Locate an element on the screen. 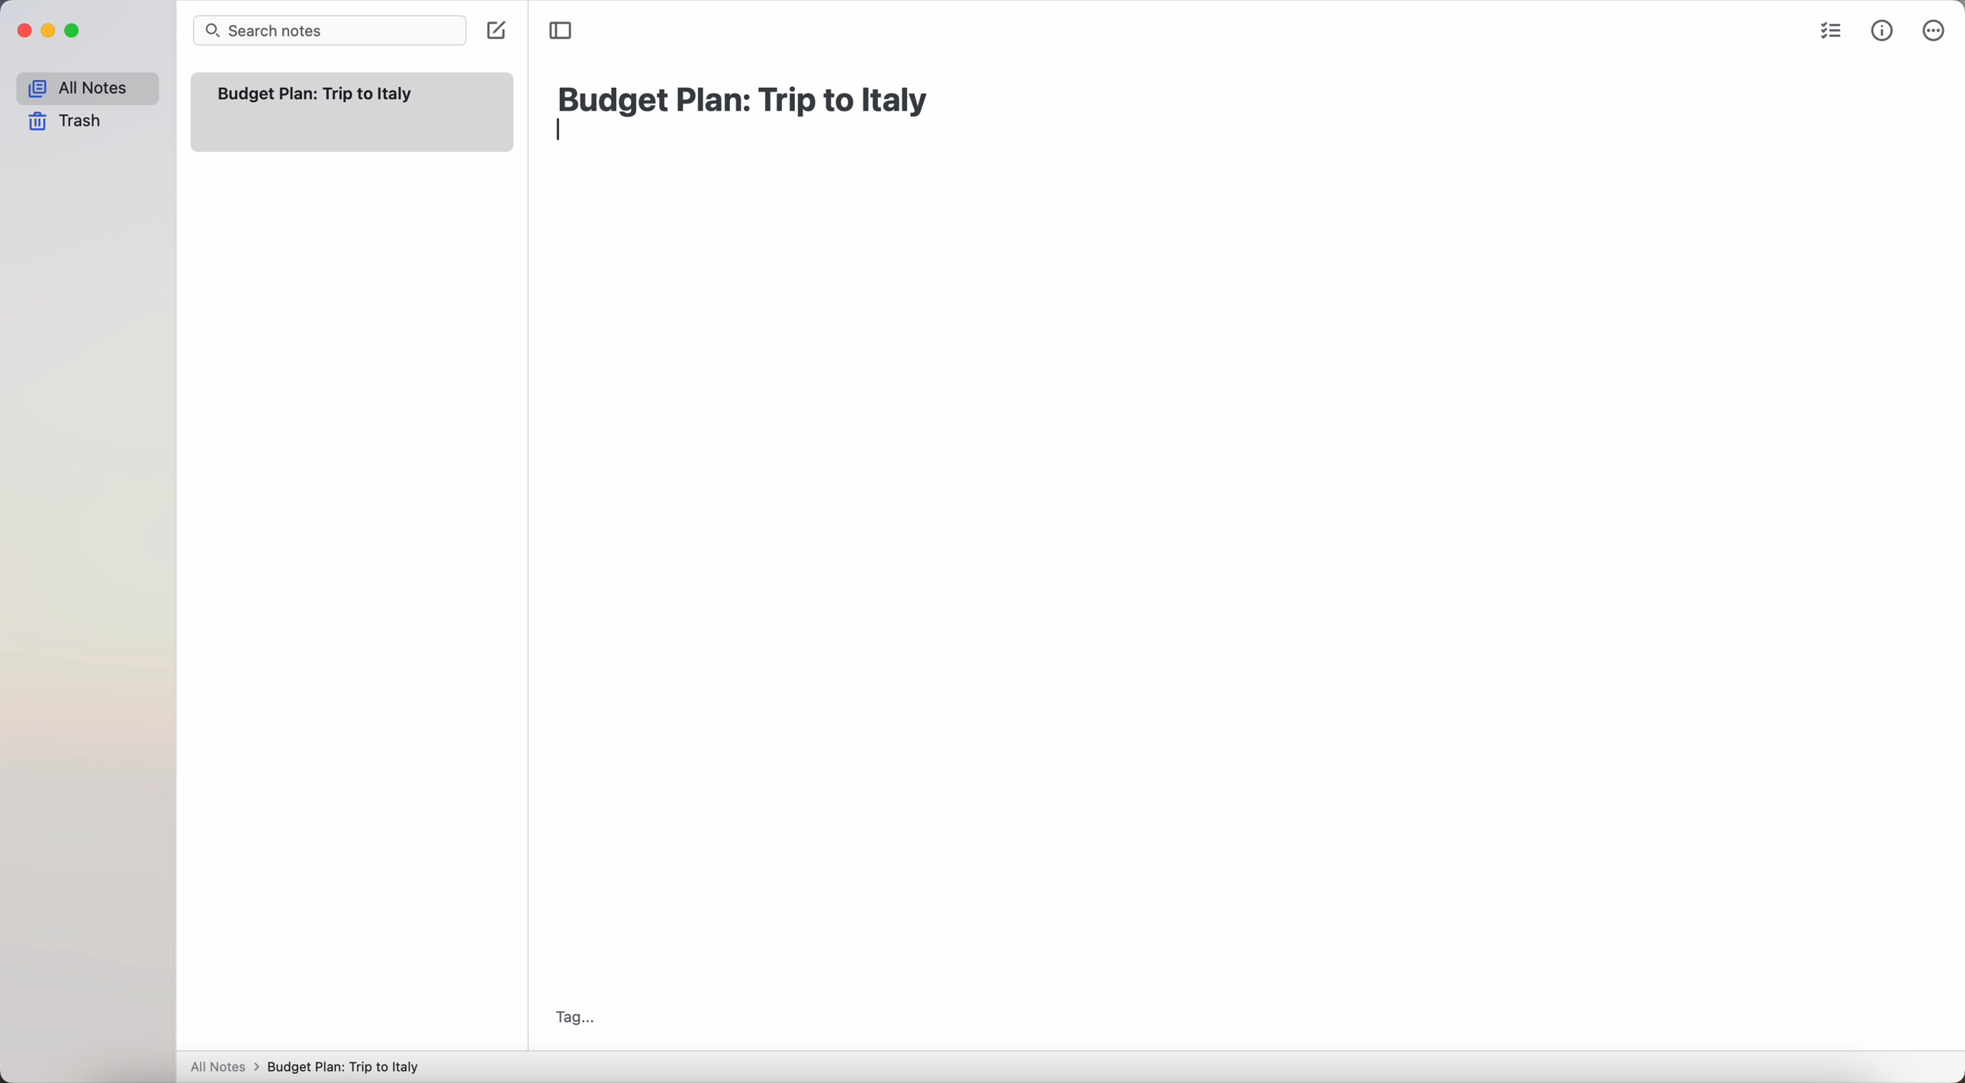  enter is located at coordinates (563, 131).